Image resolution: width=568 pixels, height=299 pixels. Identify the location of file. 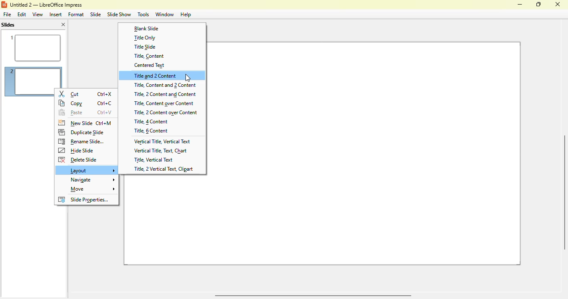
(7, 14).